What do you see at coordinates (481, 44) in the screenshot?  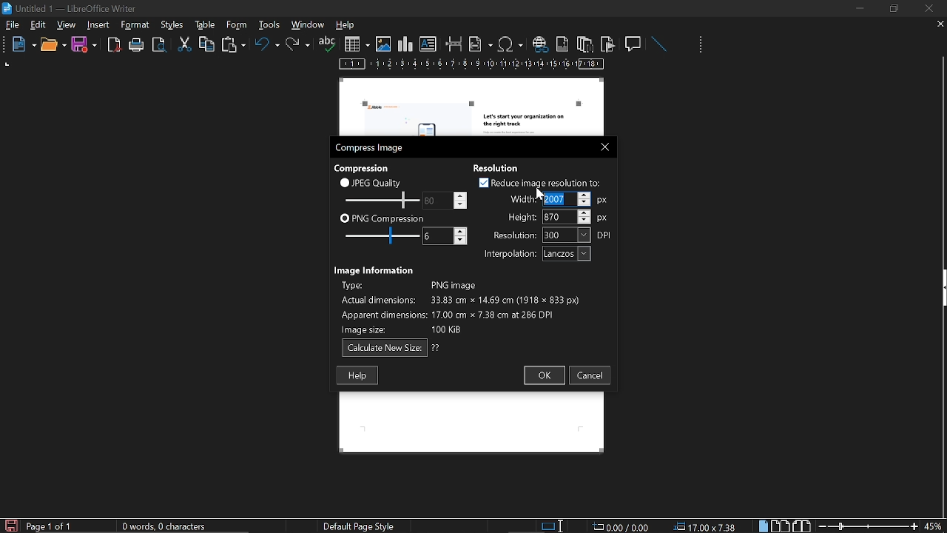 I see `insert field` at bounding box center [481, 44].